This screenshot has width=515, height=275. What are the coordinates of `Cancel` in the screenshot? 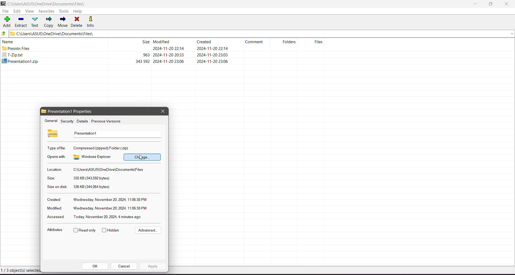 It's located at (124, 266).